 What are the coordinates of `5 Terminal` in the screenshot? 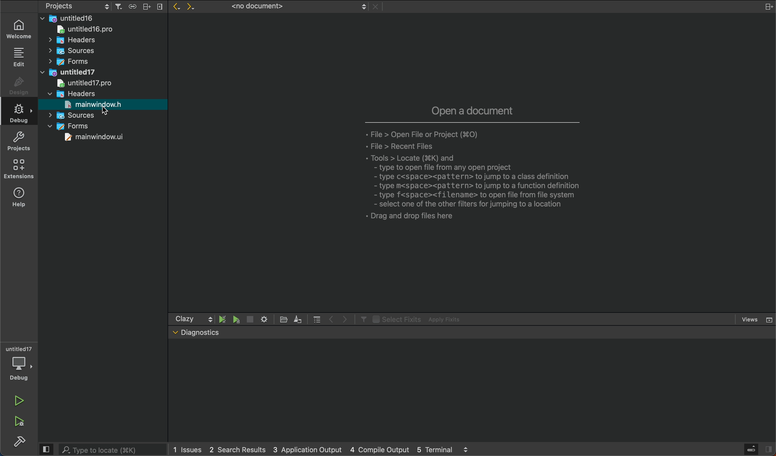 It's located at (434, 449).